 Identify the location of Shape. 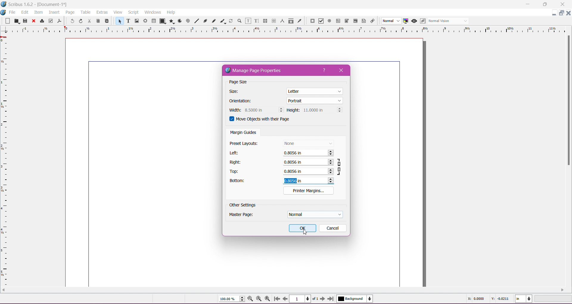
(161, 21).